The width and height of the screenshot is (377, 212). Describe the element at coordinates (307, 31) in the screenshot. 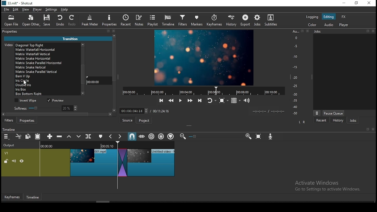

I see `` at that location.